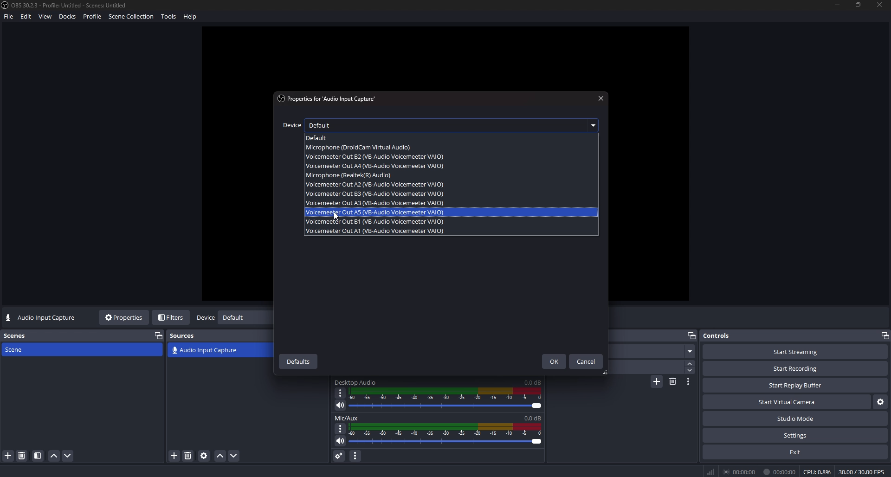  Describe the element at coordinates (299, 361) in the screenshot. I see `defaults` at that location.